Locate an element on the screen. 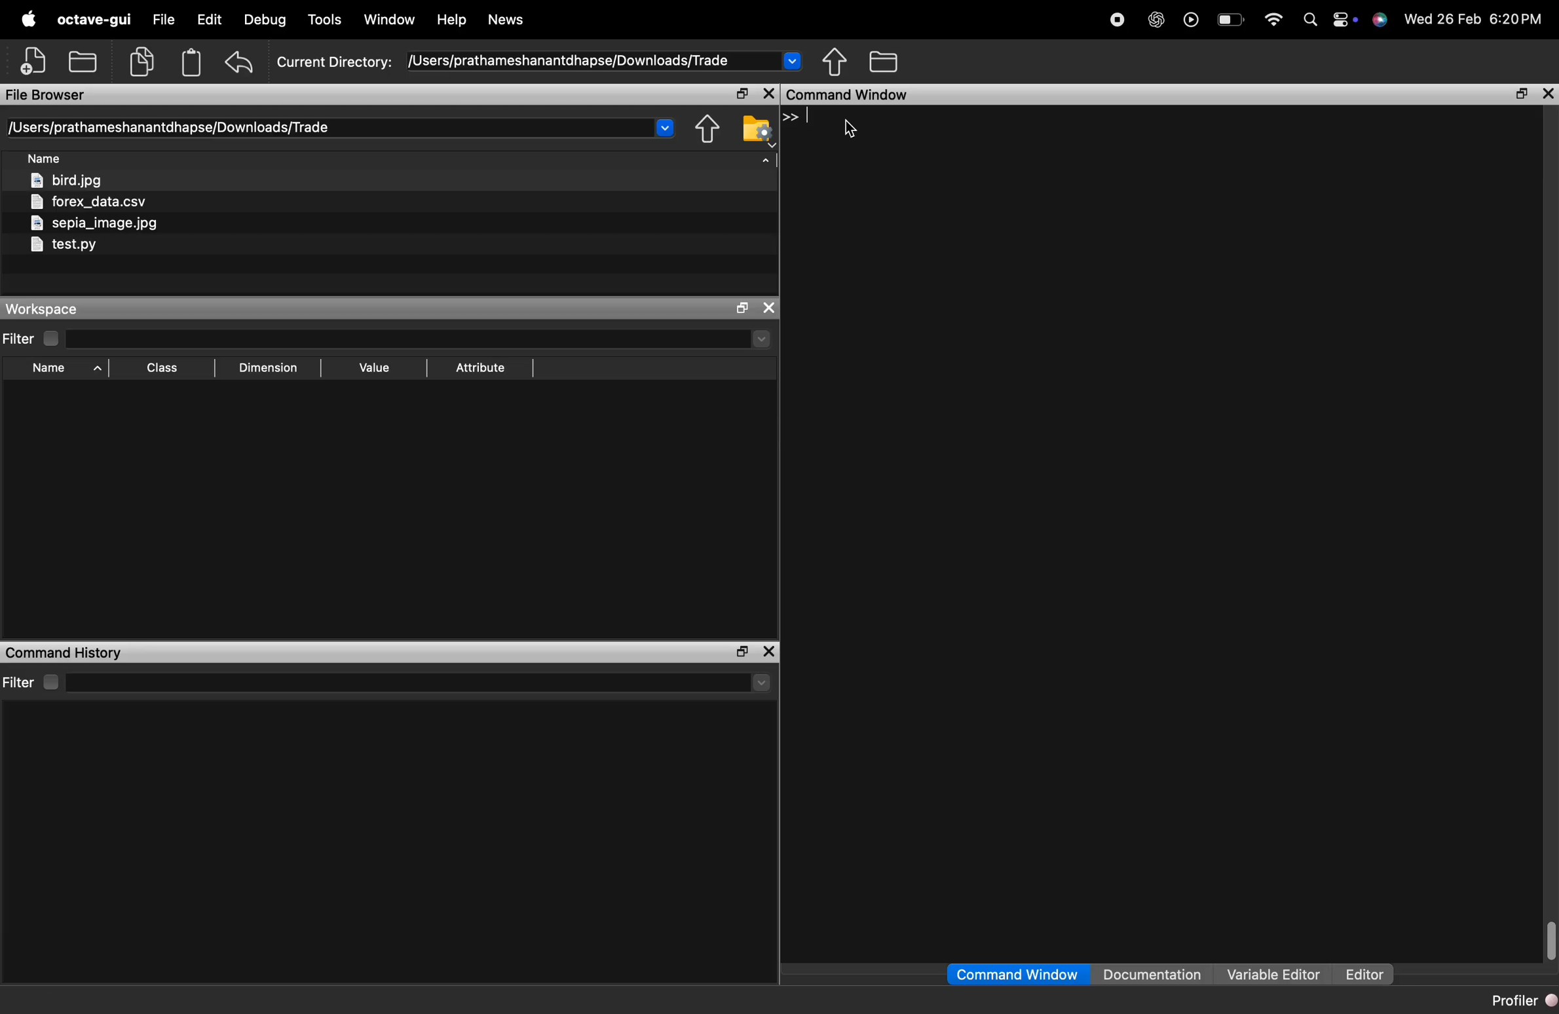  logo is located at coordinates (1380, 20).